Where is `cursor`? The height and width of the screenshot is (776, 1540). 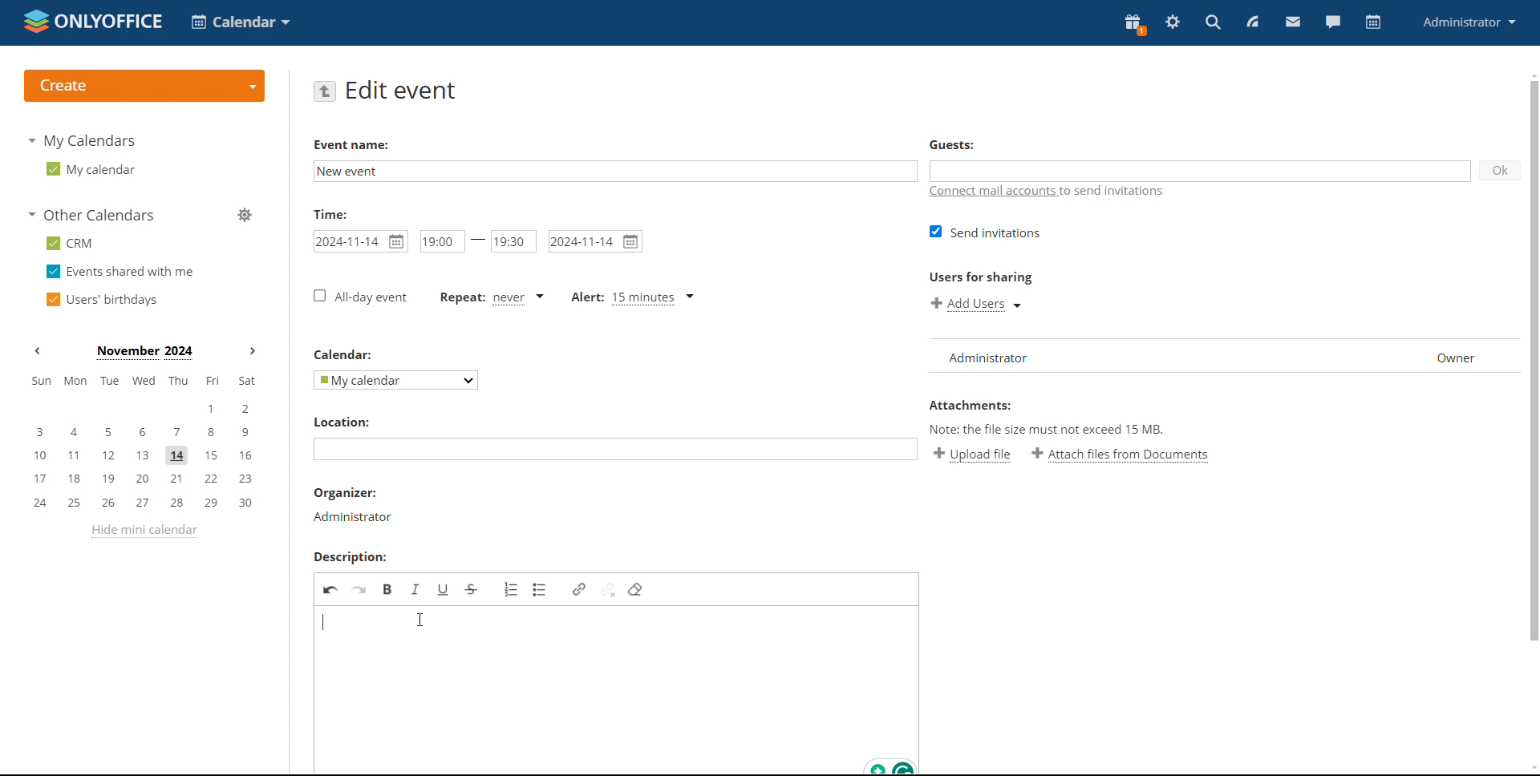
cursor is located at coordinates (422, 620).